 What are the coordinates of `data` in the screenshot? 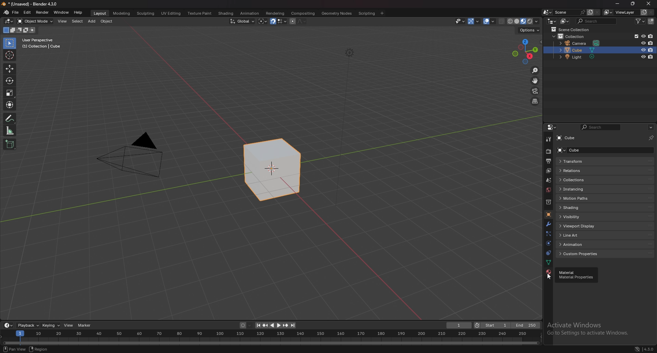 It's located at (548, 262).